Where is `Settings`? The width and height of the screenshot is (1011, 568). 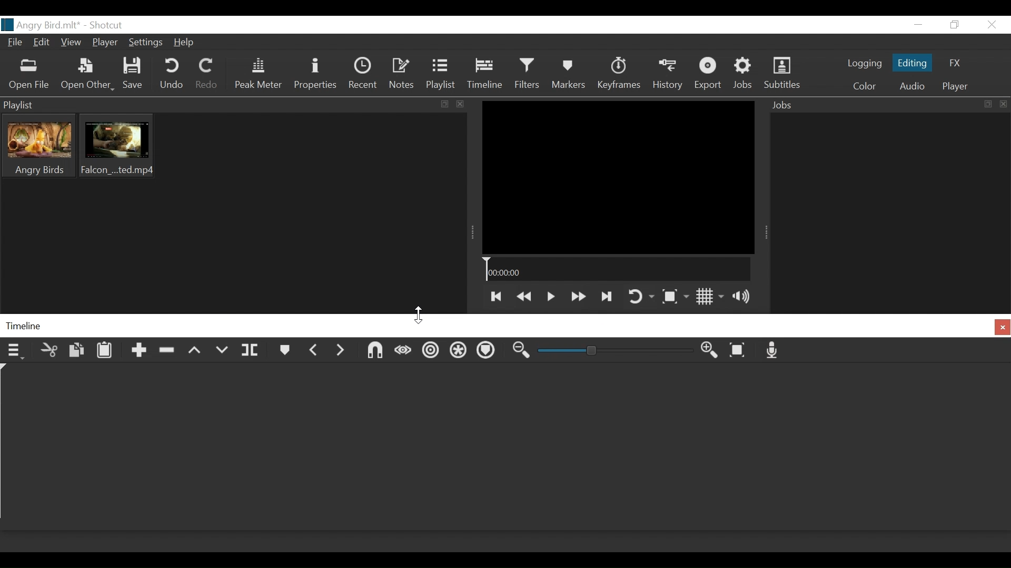
Settings is located at coordinates (148, 42).